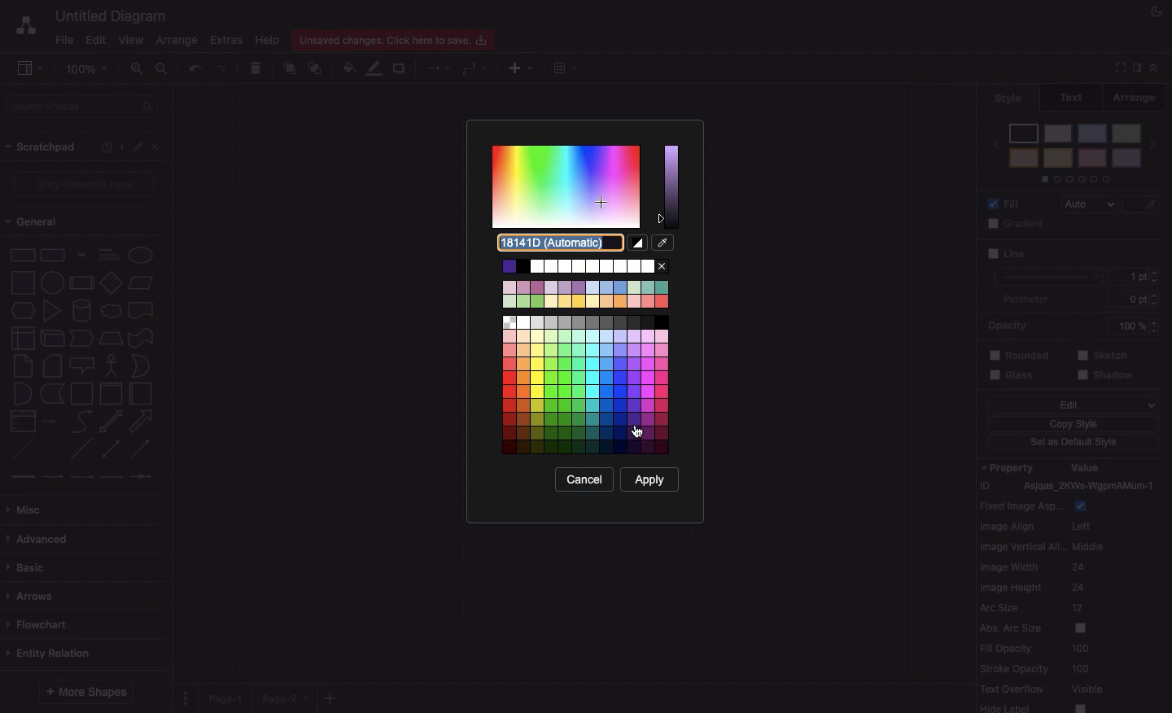 Image resolution: width=1172 pixels, height=713 pixels. What do you see at coordinates (1104, 354) in the screenshot?
I see `sketch` at bounding box center [1104, 354].